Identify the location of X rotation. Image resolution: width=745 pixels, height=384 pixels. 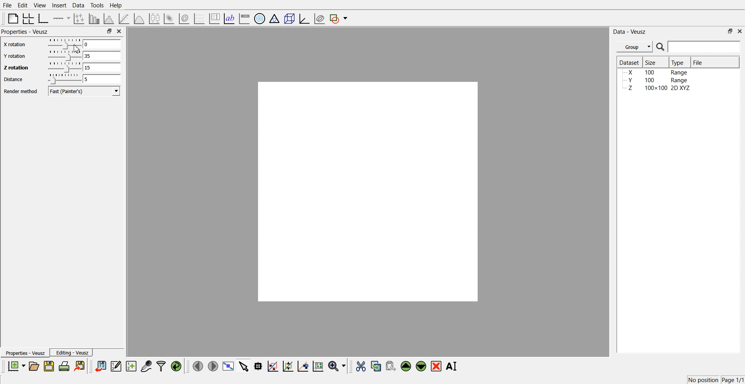
(15, 45).